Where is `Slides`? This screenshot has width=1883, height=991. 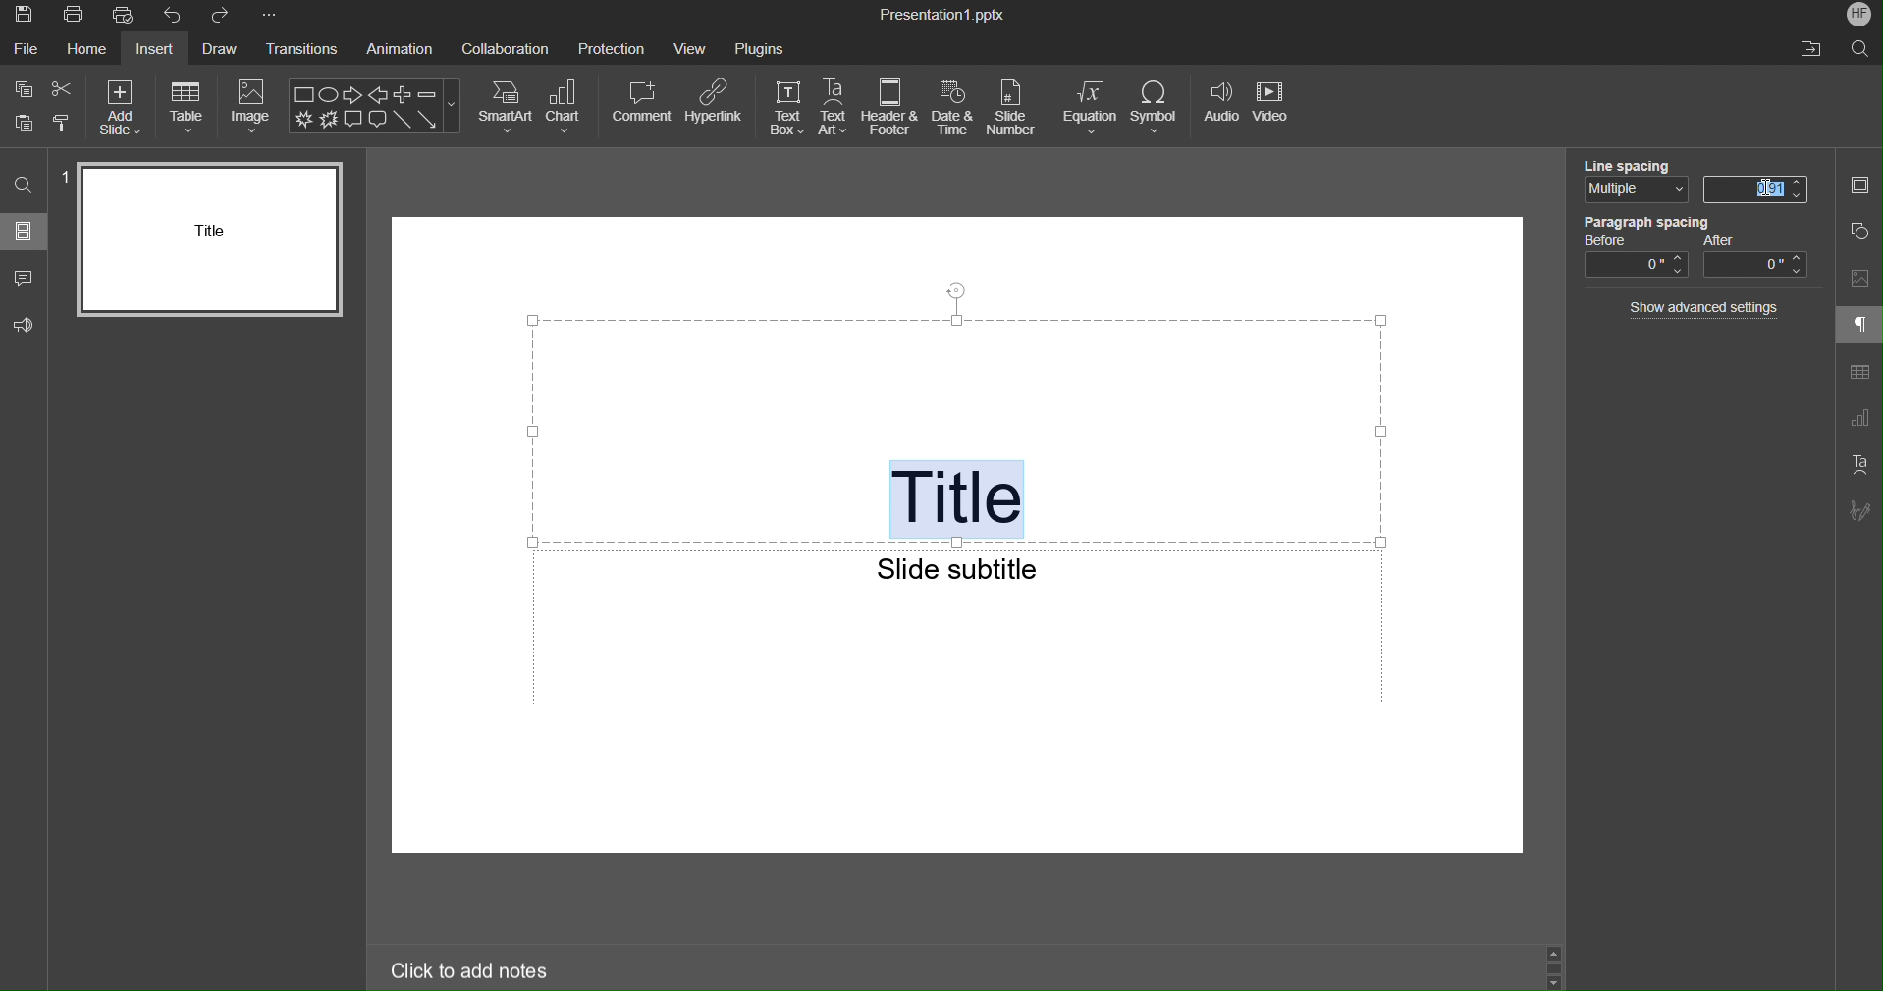 Slides is located at coordinates (27, 230).